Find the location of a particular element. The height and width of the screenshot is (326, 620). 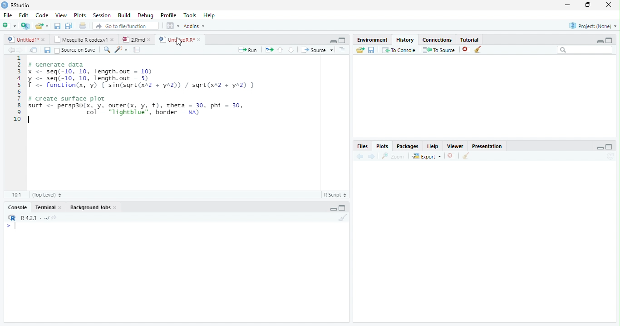

Debug is located at coordinates (145, 15).